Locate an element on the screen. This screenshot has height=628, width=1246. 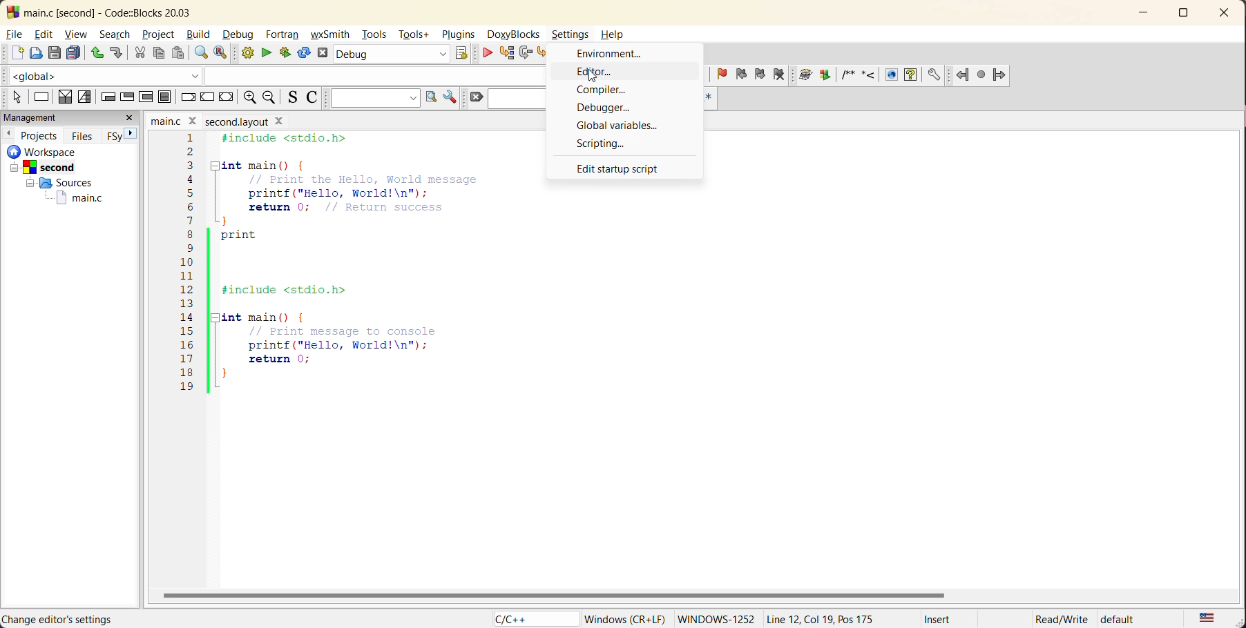
code completion compiler is located at coordinates (282, 75).